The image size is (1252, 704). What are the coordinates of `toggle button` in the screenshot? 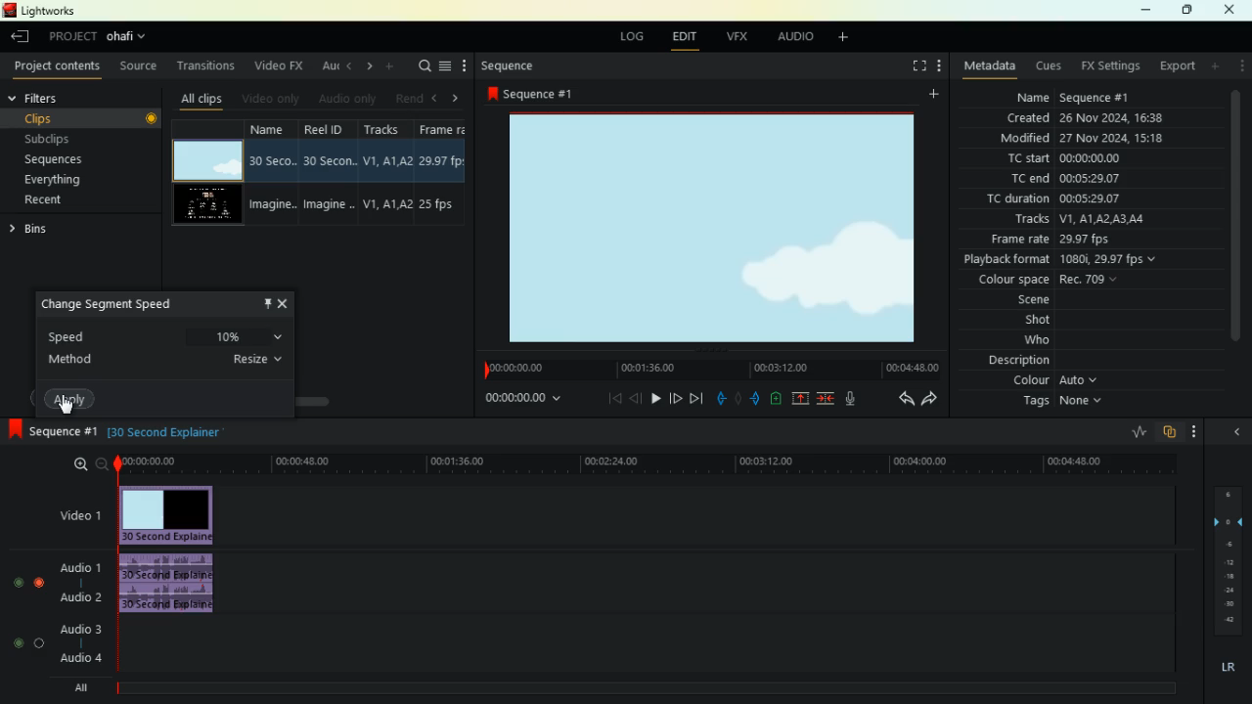 It's located at (30, 617).